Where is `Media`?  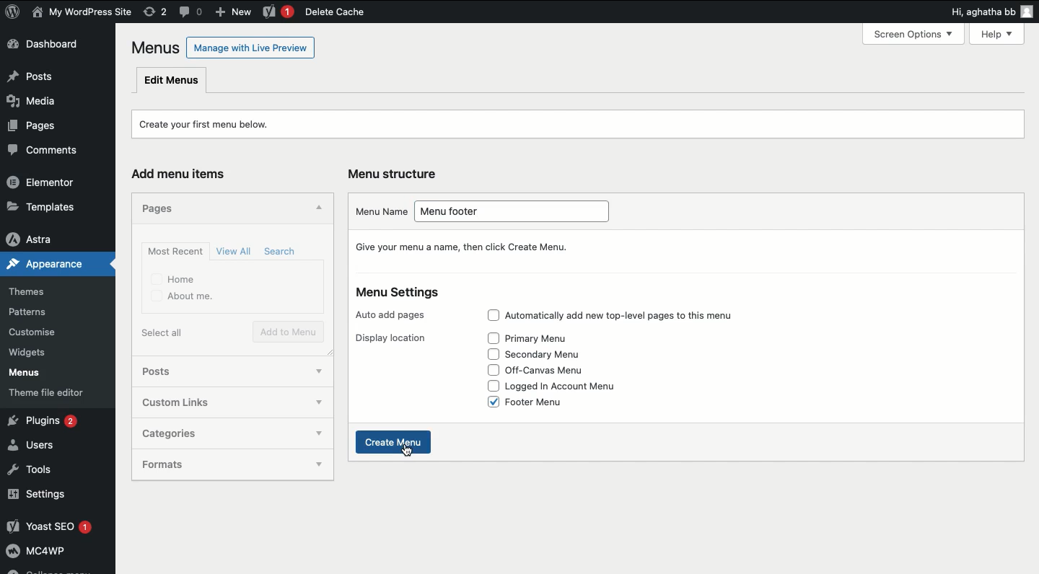 Media is located at coordinates (39, 105).